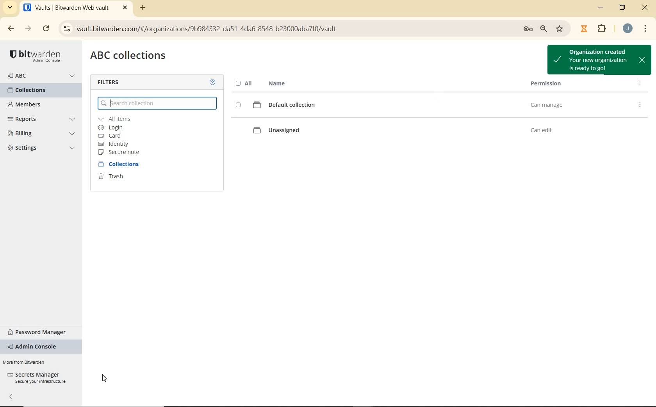 Image resolution: width=656 pixels, height=407 pixels. Describe the element at coordinates (27, 76) in the screenshot. I see `ABC` at that location.